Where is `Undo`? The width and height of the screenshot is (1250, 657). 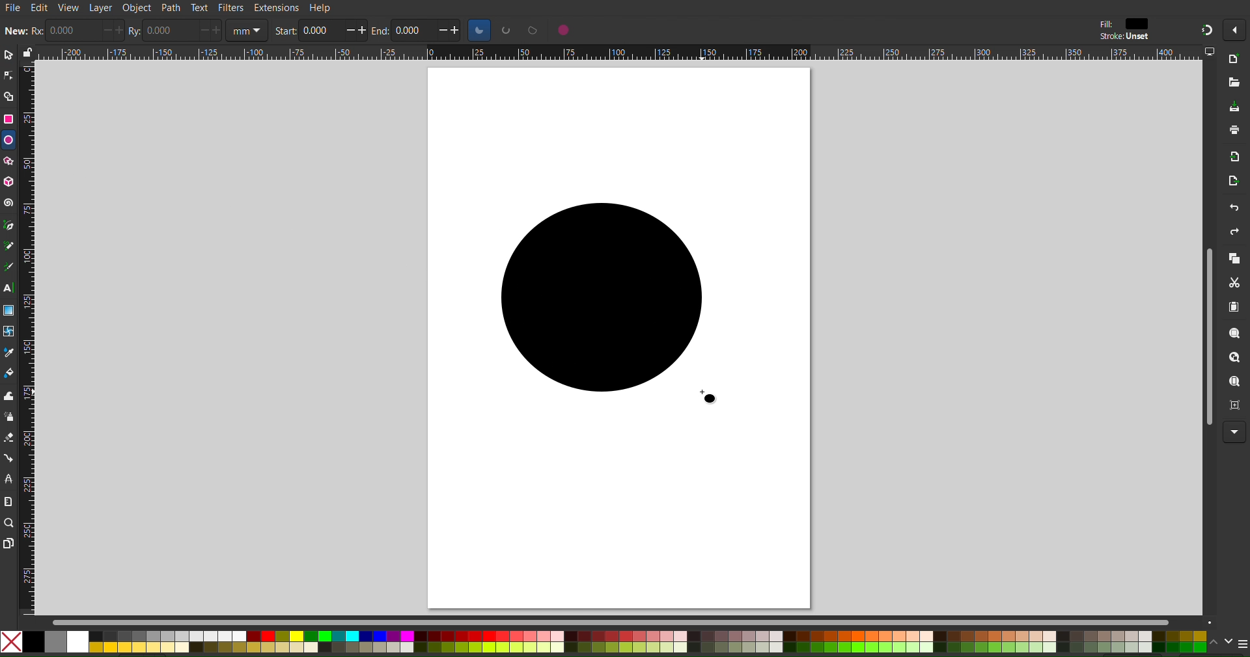 Undo is located at coordinates (1234, 206).